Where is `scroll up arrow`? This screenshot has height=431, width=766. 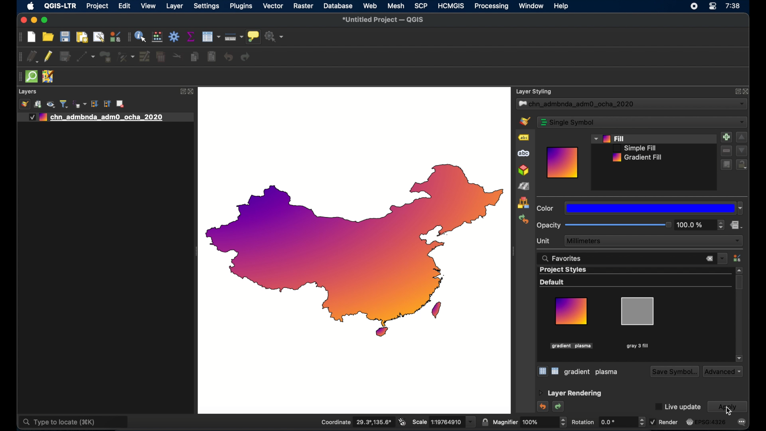 scroll up arrow is located at coordinates (739, 270).